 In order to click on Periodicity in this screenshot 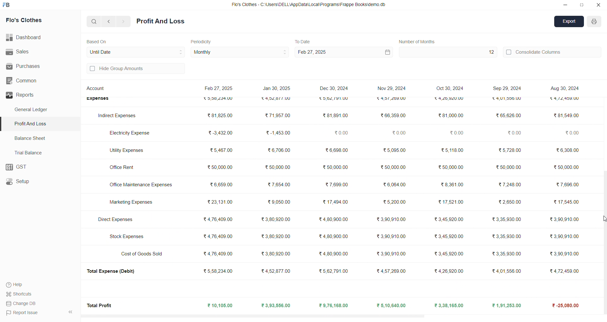, I will do `click(202, 41)`.